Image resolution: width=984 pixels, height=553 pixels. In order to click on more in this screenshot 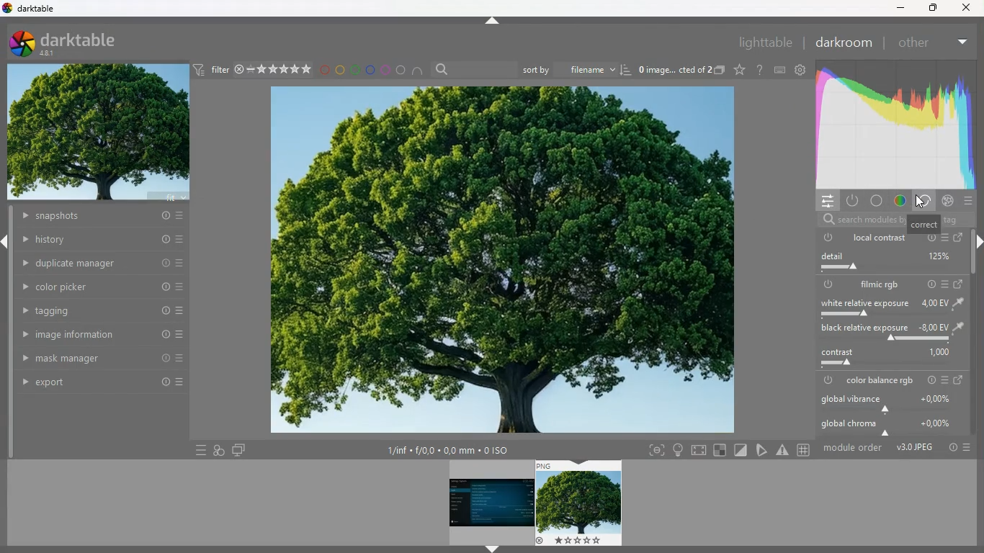, I will do `click(944, 379)`.